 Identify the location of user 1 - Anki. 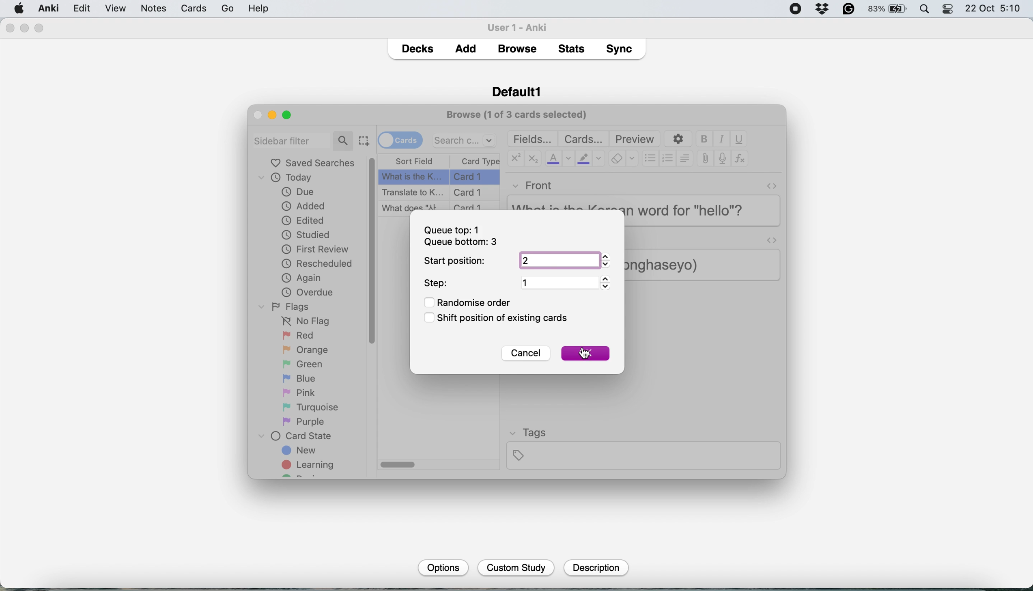
(522, 26).